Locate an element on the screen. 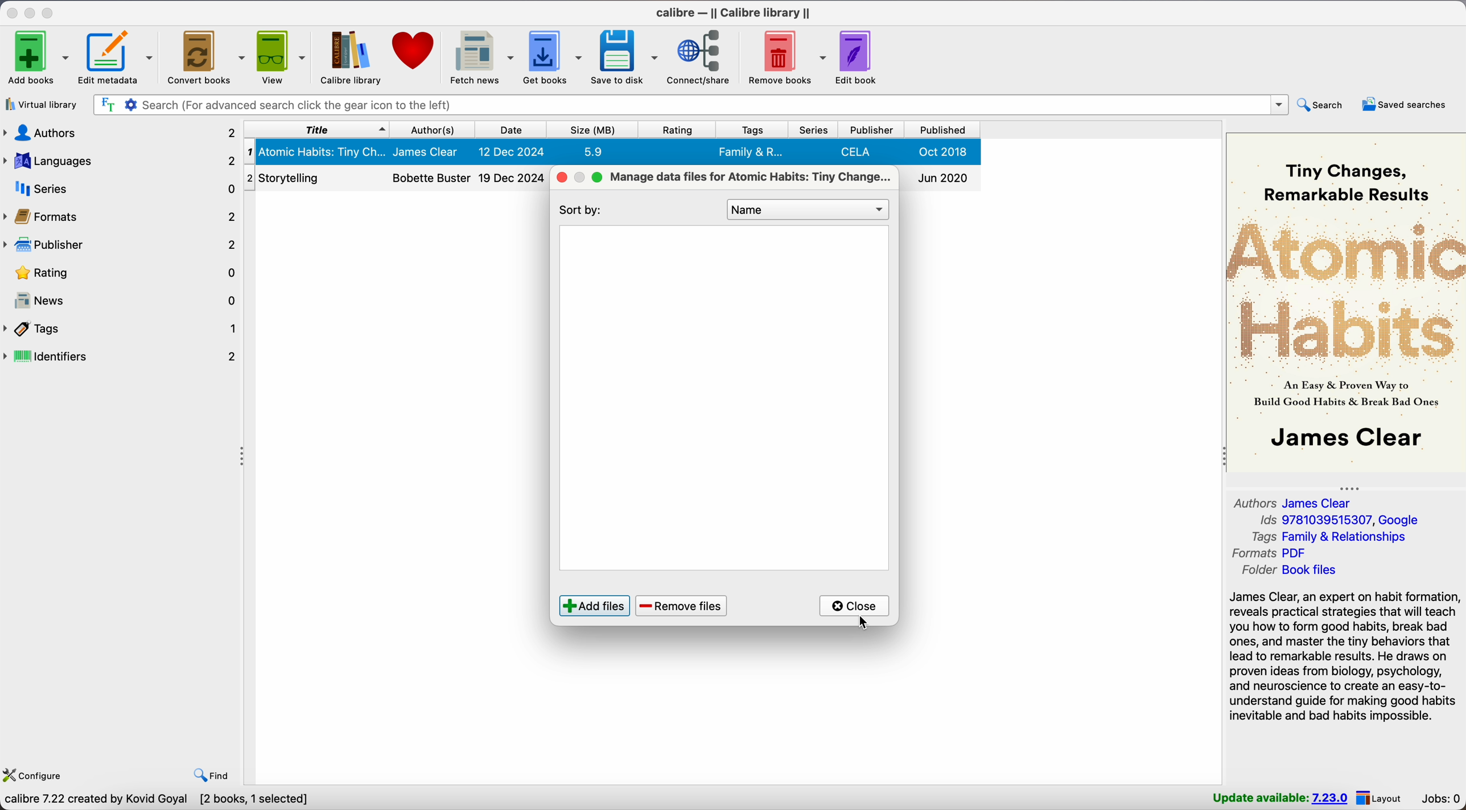  formats PDF is located at coordinates (1271, 553).